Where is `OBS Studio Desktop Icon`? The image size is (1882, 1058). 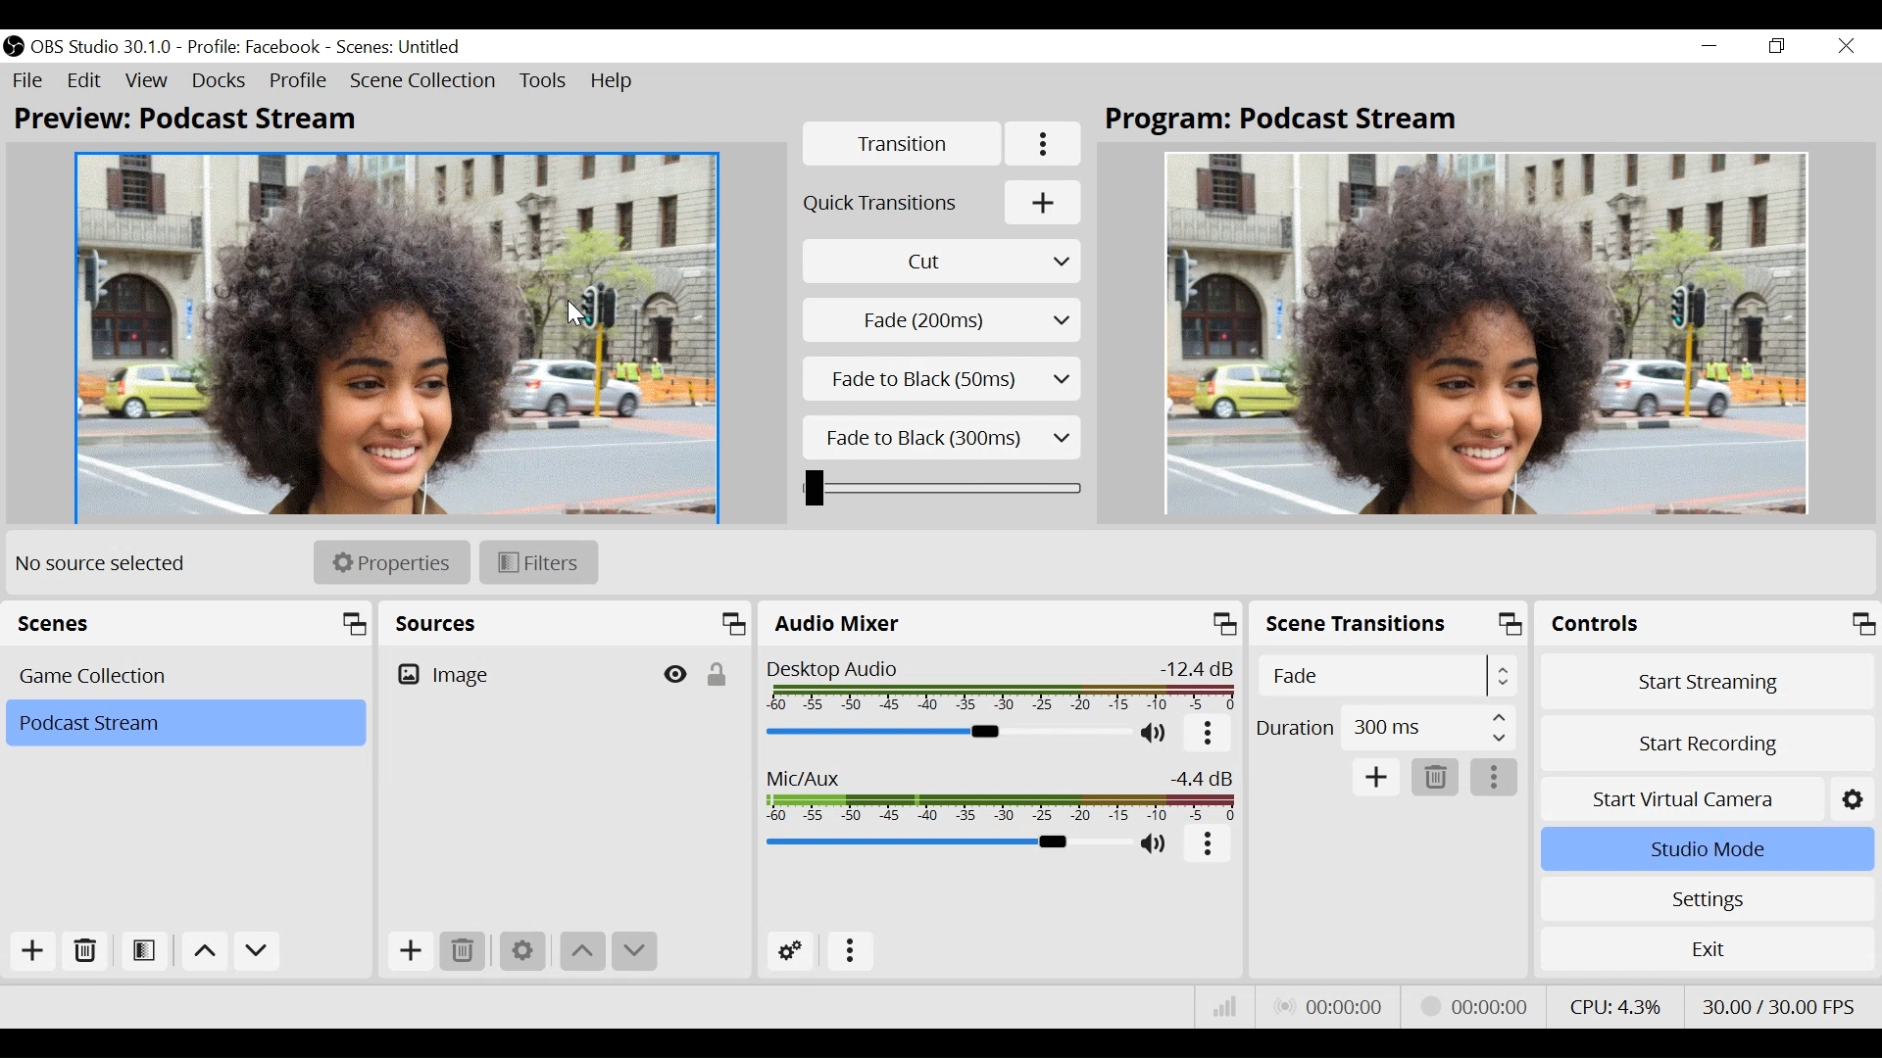 OBS Studio Desktop Icon is located at coordinates (14, 47).